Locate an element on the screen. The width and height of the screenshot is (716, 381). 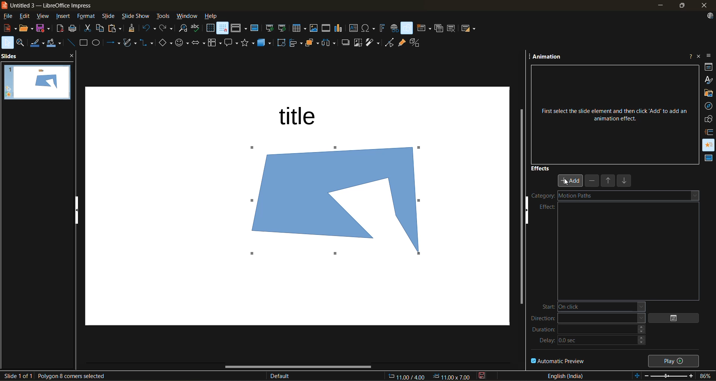
start from first slide is located at coordinates (268, 28).